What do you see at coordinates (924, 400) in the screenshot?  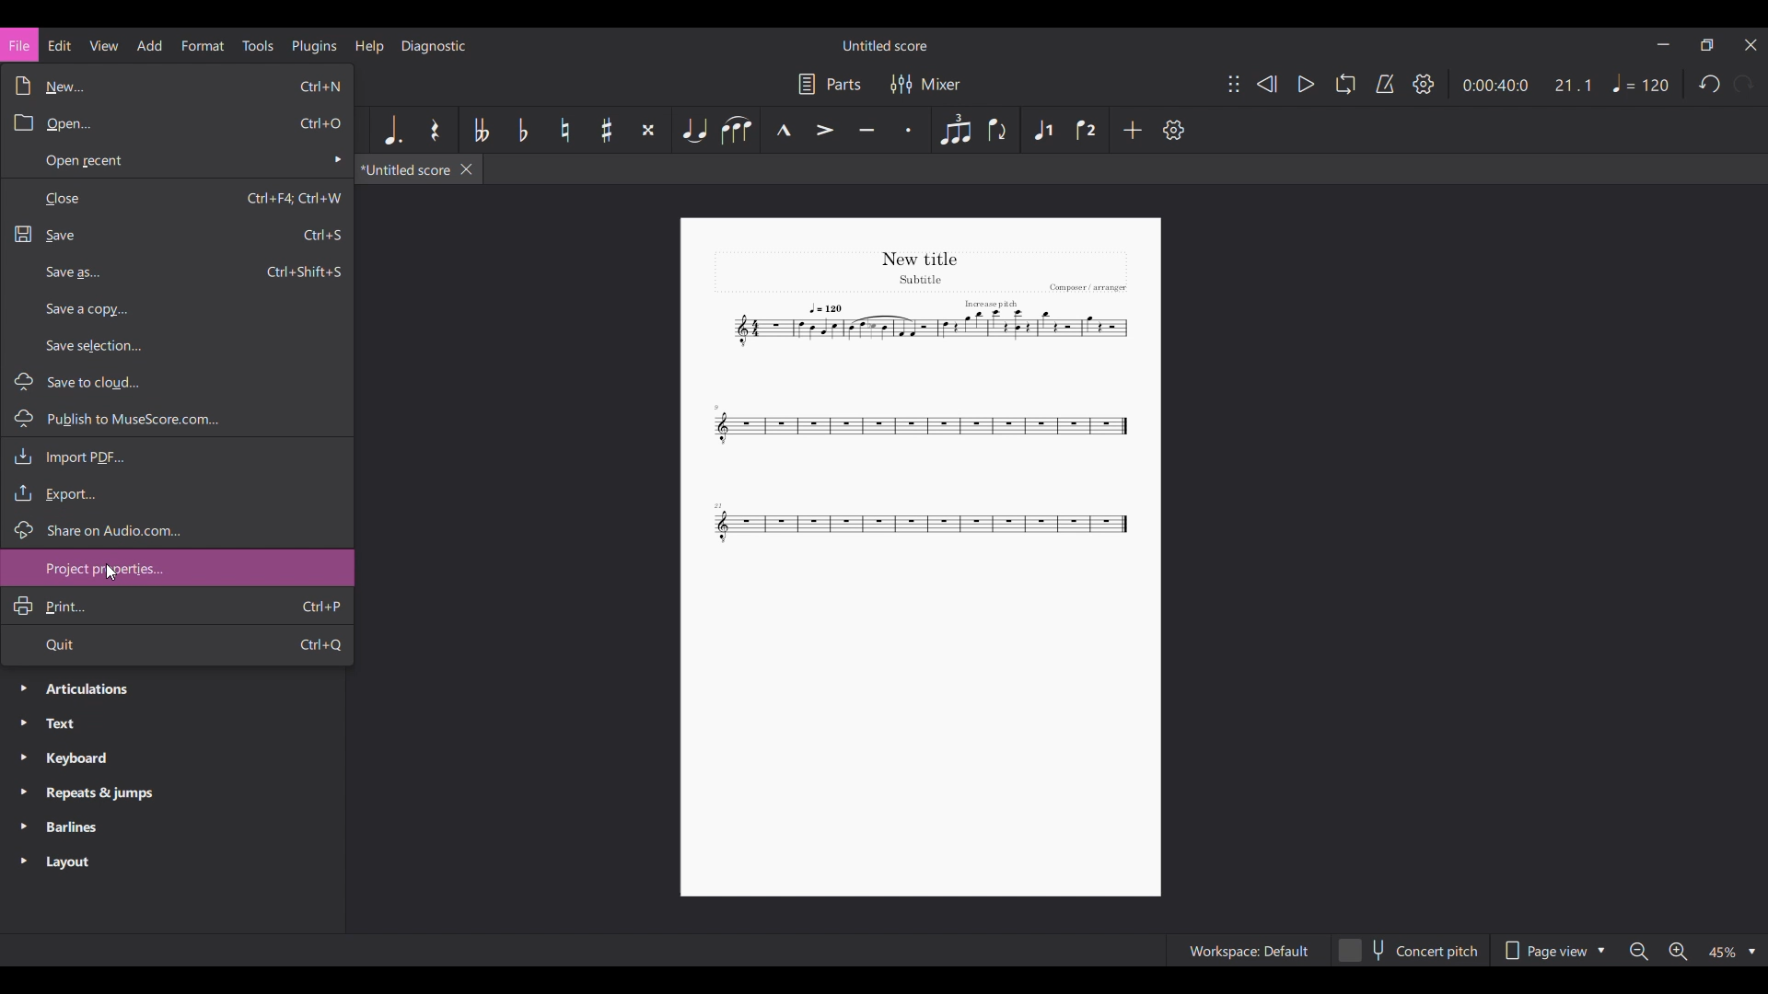 I see `Current score` at bounding box center [924, 400].